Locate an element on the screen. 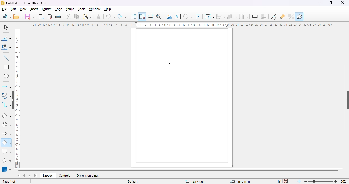 Image resolution: width=349 pixels, height=184 pixels. scroll to first sheet is located at coordinates (19, 175).